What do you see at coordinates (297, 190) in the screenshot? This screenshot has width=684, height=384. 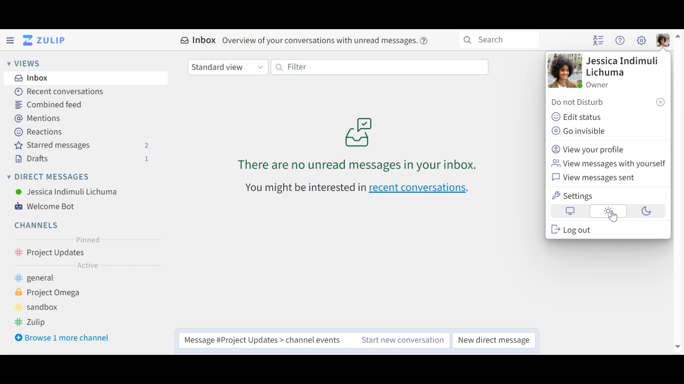 I see `You might be interested in` at bounding box center [297, 190].